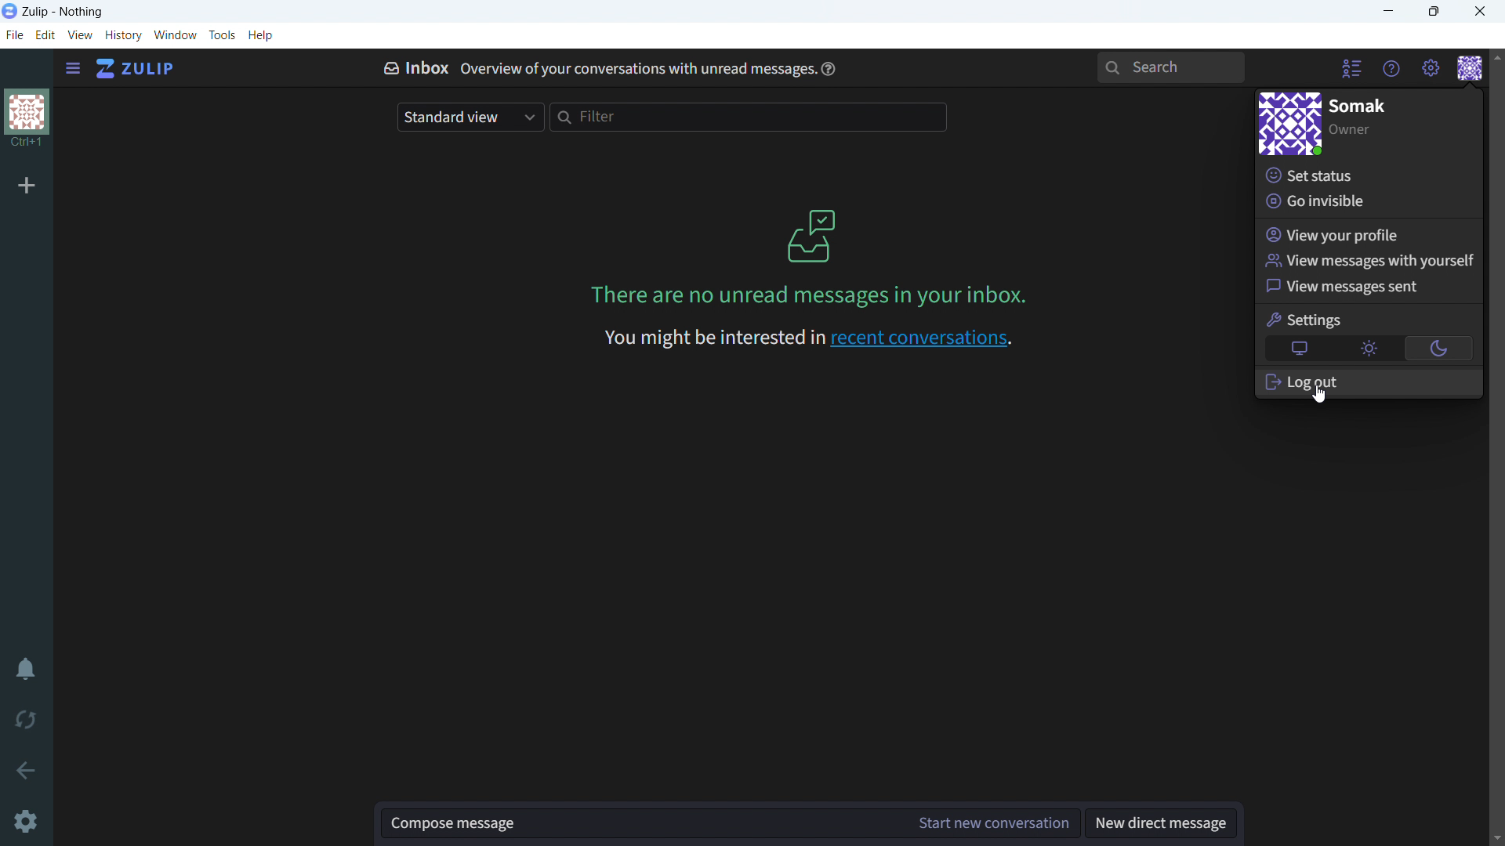 Image resolution: width=1505 pixels, height=846 pixels. Describe the element at coordinates (1351, 131) in the screenshot. I see `designation` at that location.